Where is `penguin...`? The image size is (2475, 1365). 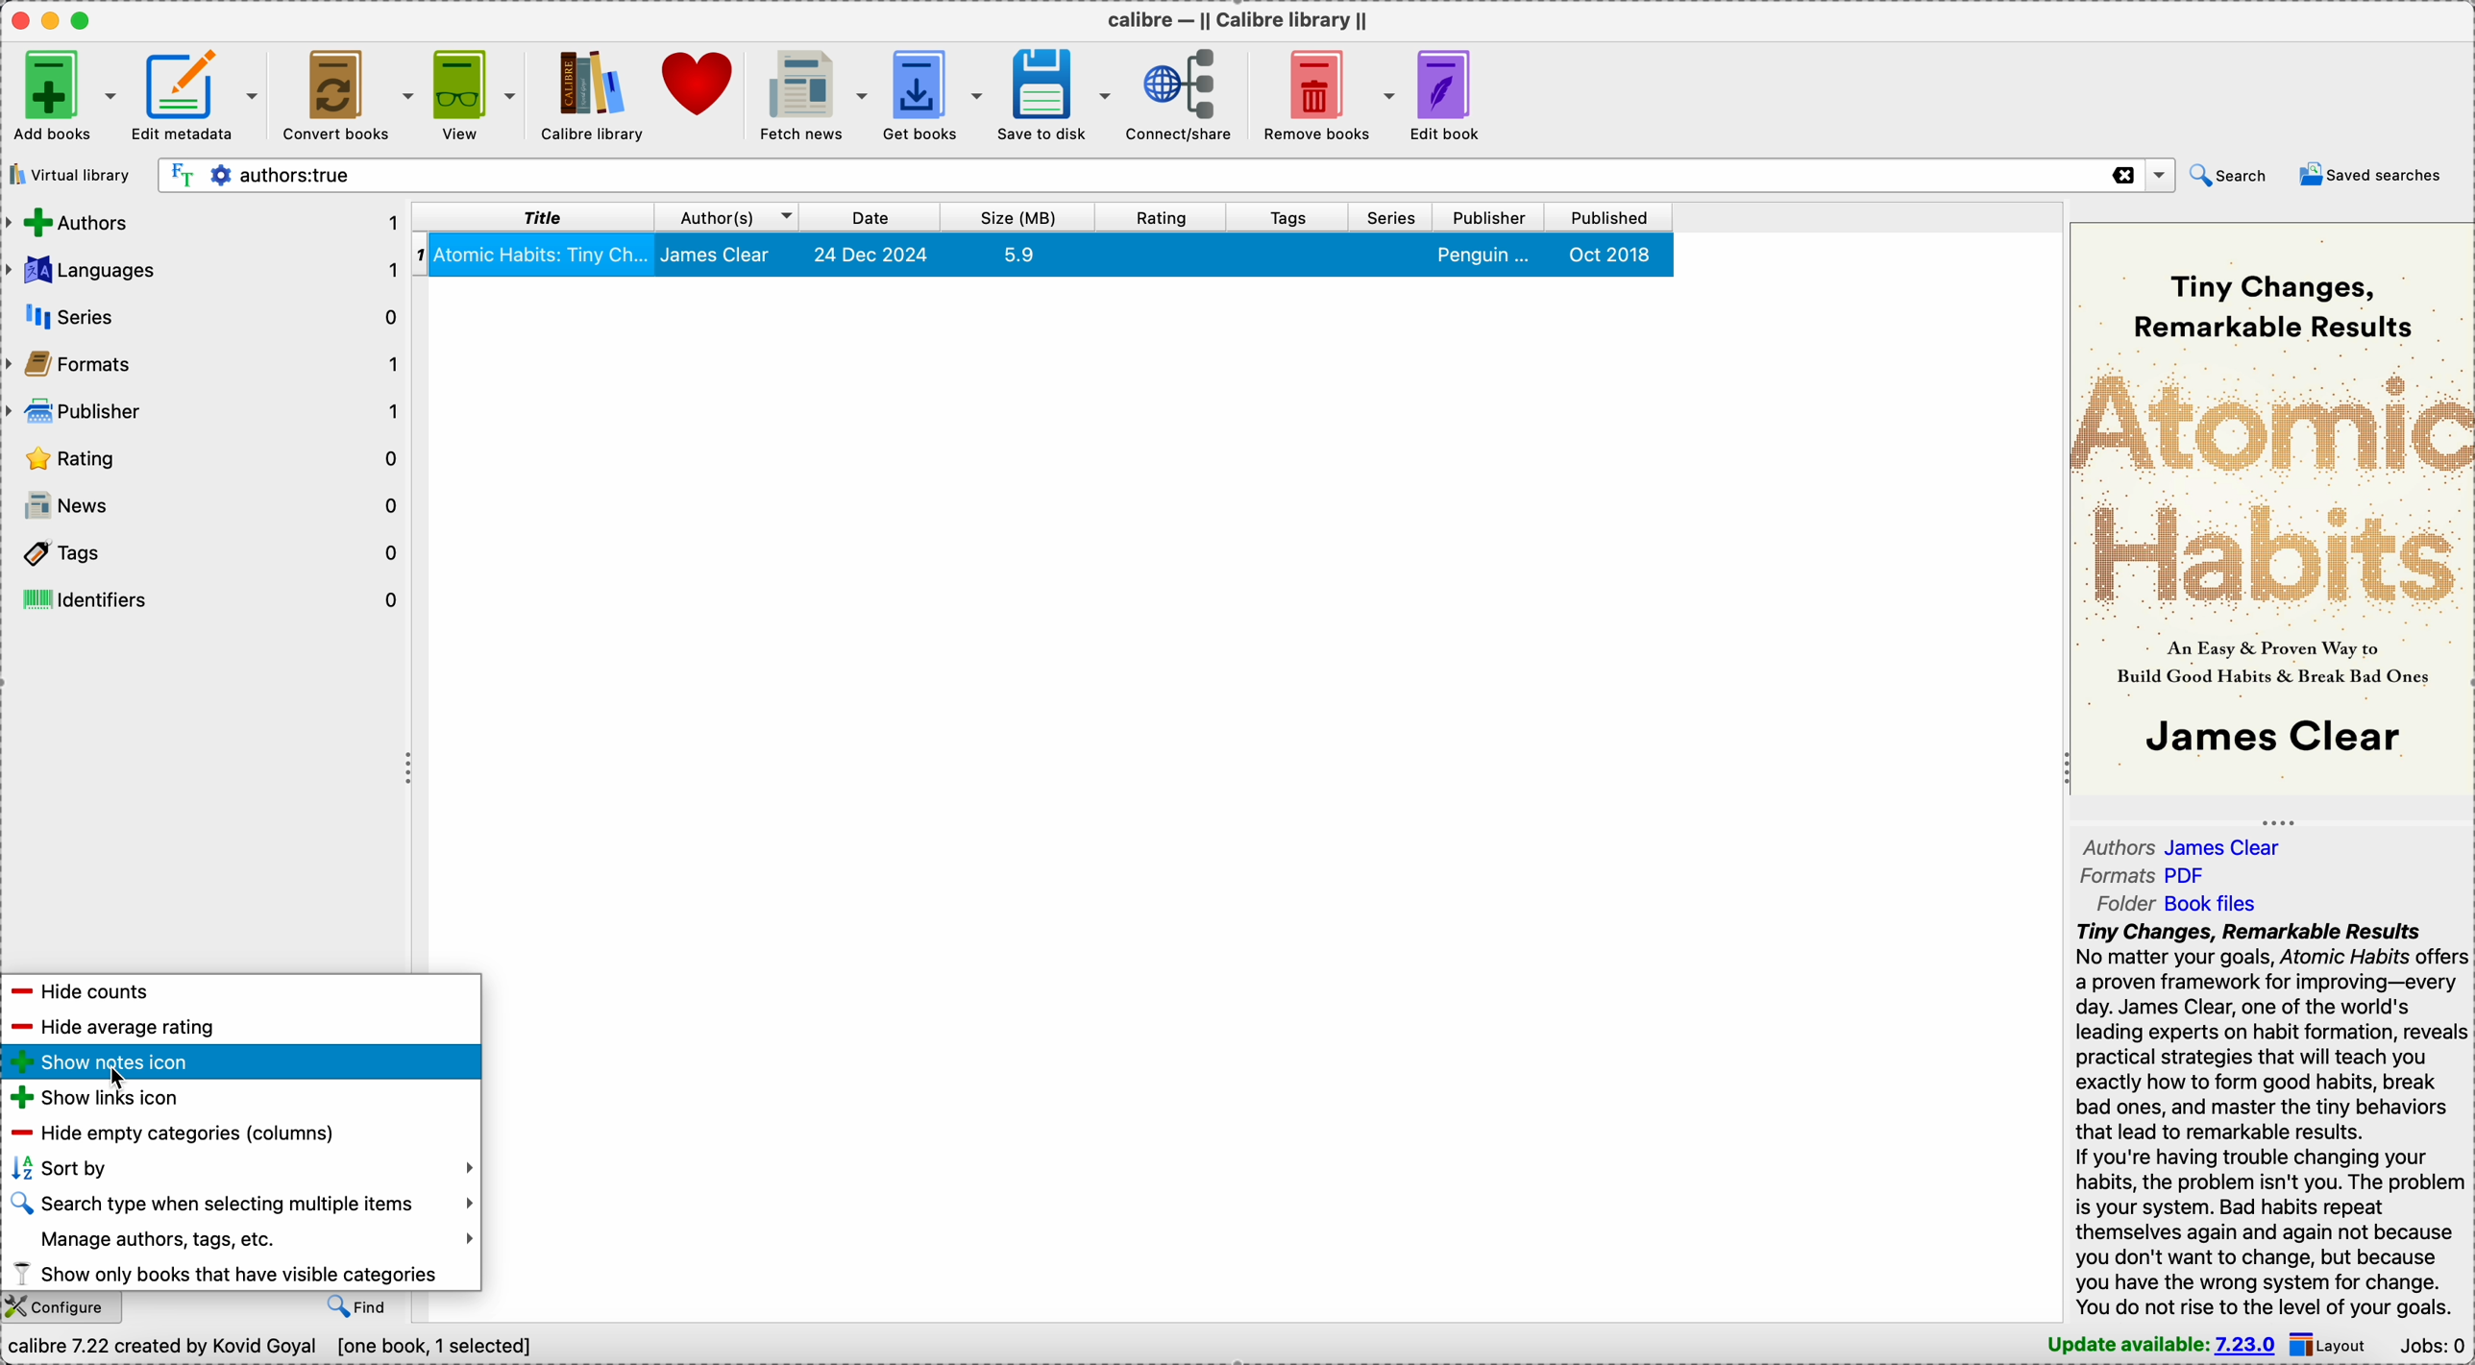 penguin... is located at coordinates (1487, 255).